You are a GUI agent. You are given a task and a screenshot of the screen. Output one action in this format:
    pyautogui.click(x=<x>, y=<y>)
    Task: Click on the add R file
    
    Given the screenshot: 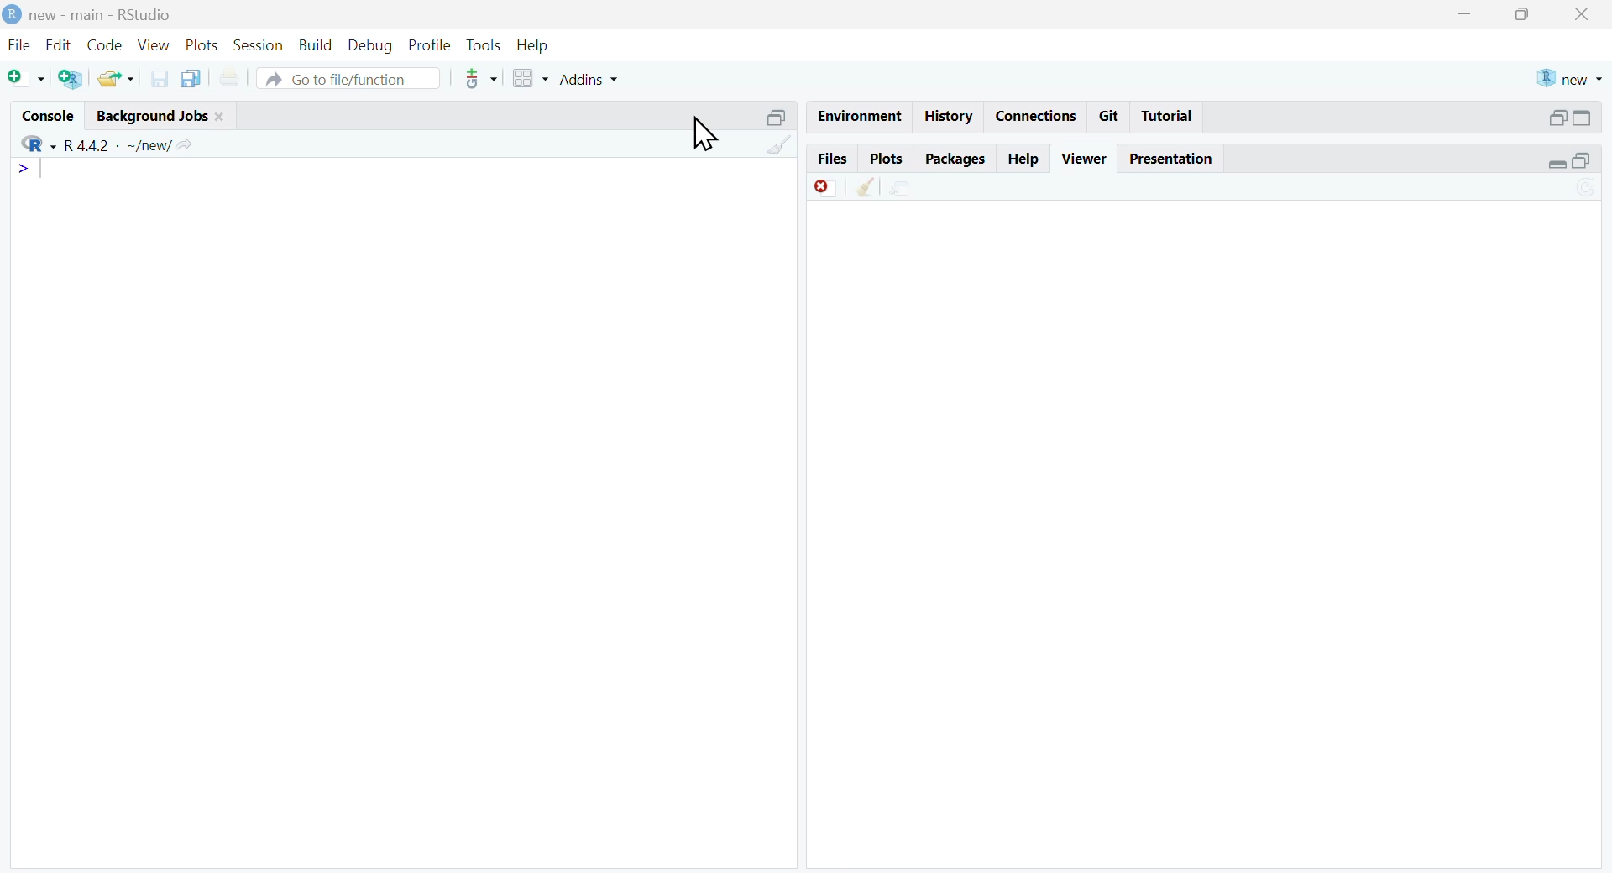 What is the action you would take?
    pyautogui.click(x=72, y=77)
    